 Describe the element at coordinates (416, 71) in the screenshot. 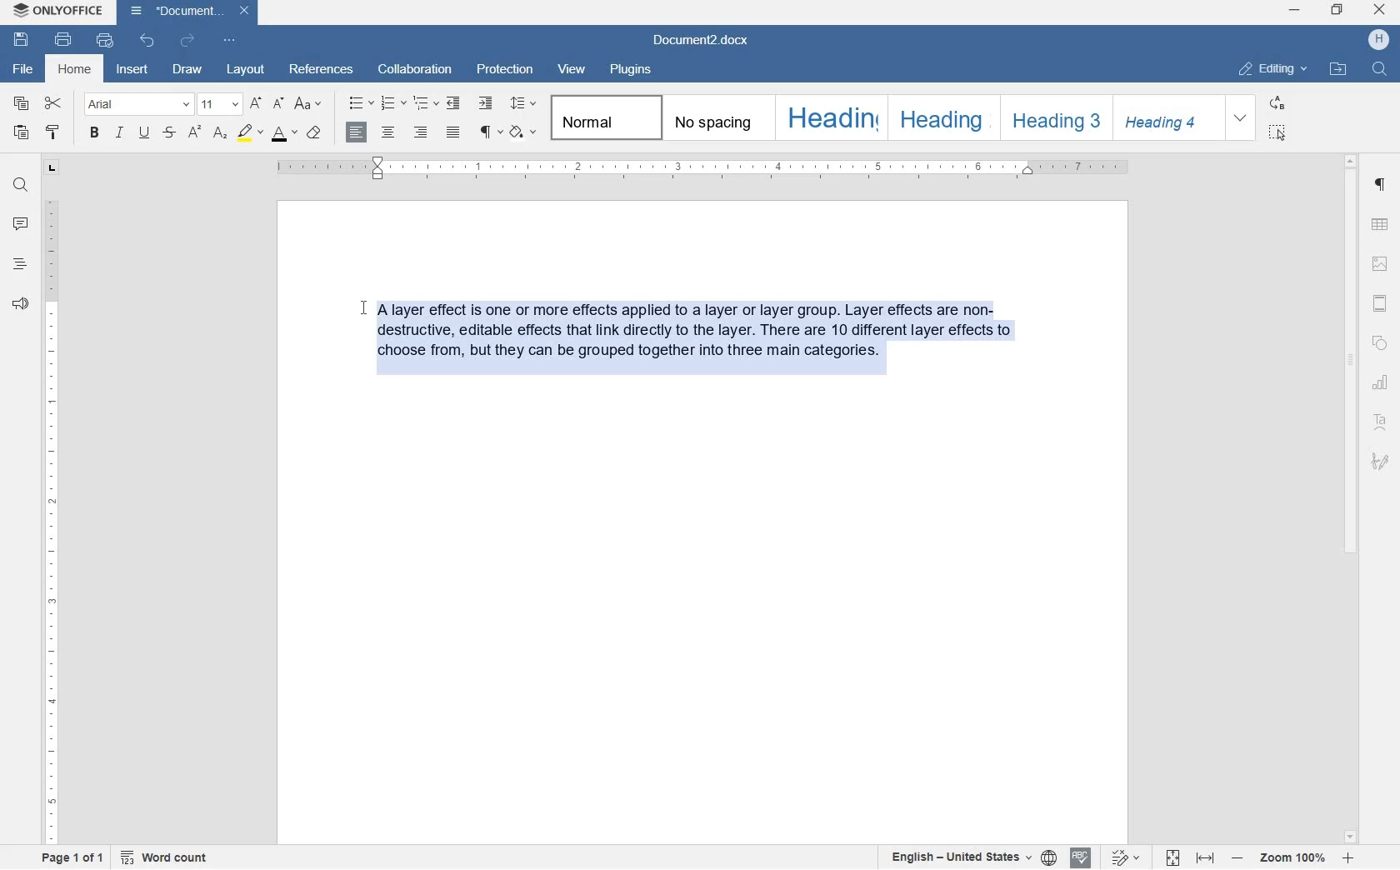

I see `collaboration` at that location.